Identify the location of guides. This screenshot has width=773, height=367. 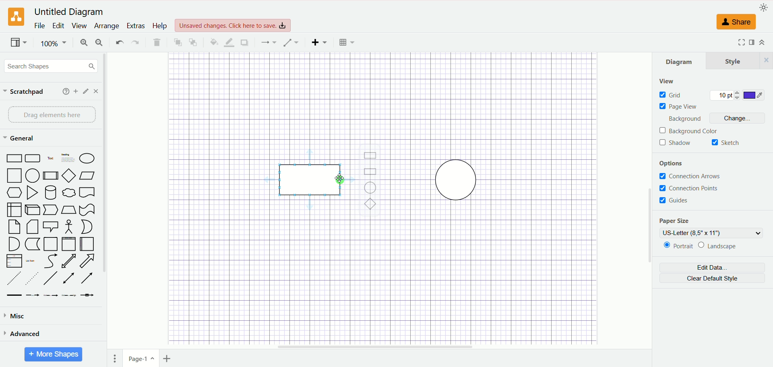
(674, 200).